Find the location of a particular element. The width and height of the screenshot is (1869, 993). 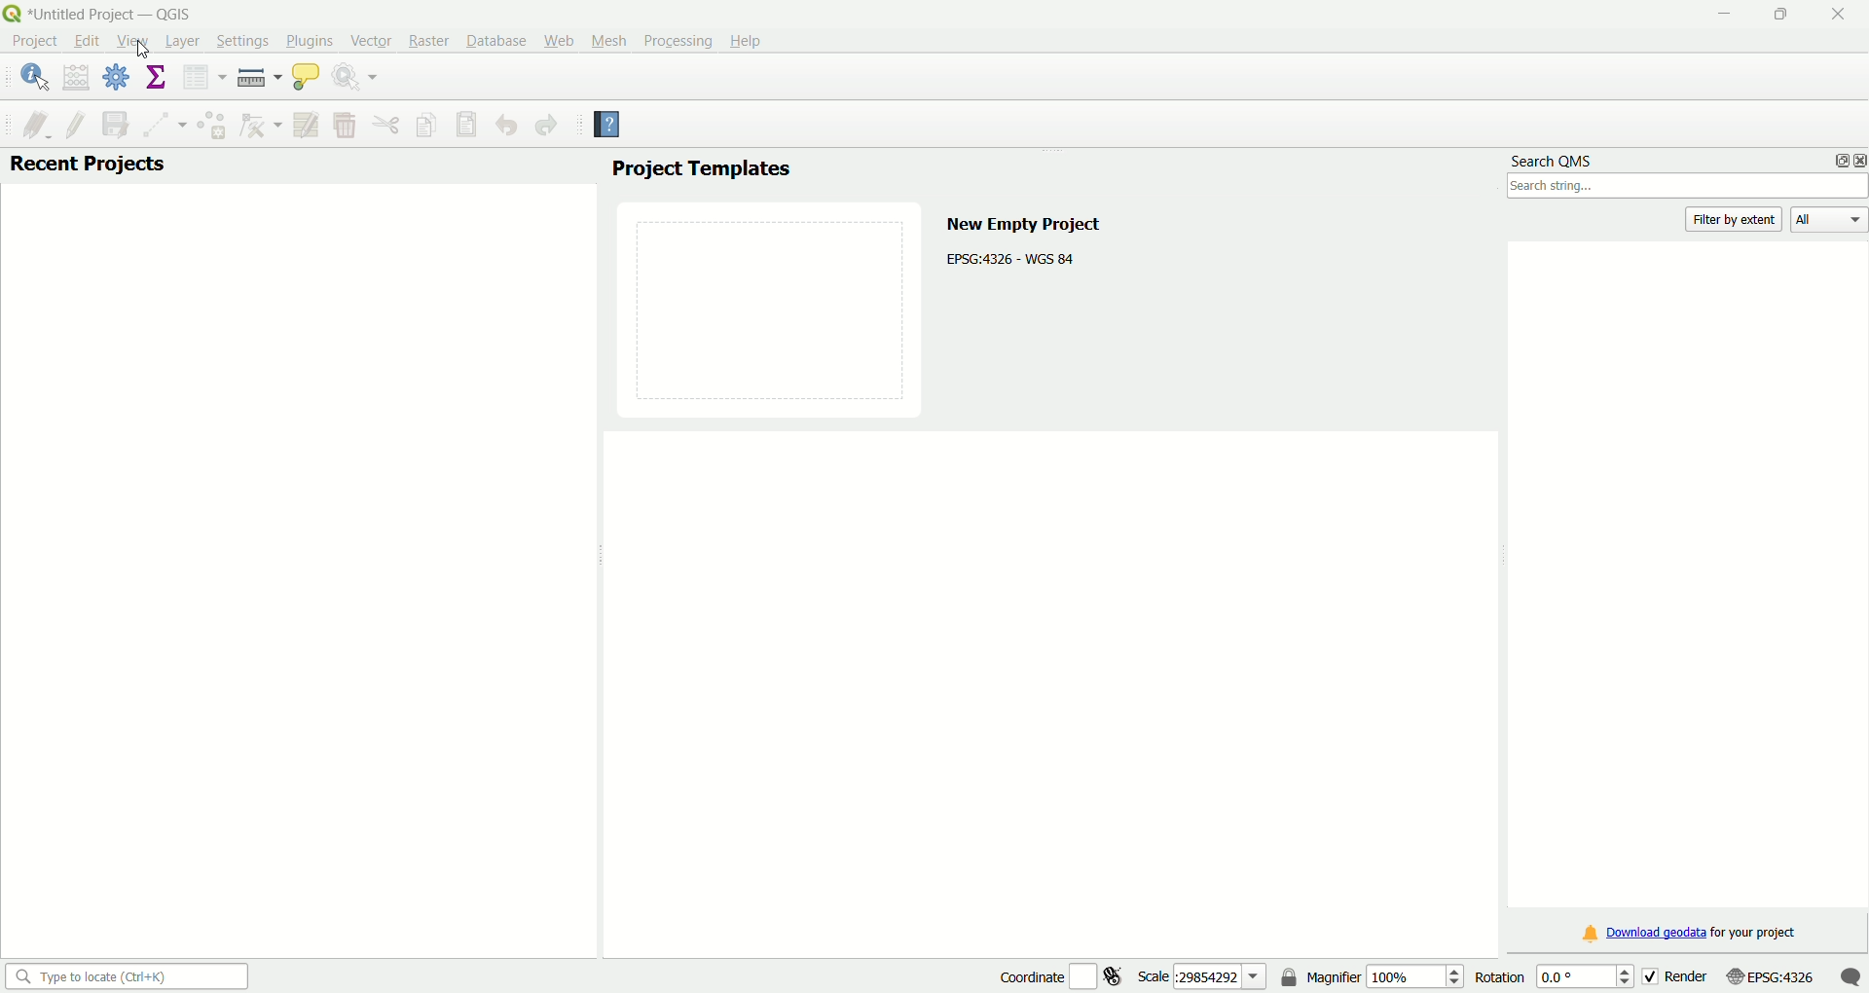

View is located at coordinates (132, 43).